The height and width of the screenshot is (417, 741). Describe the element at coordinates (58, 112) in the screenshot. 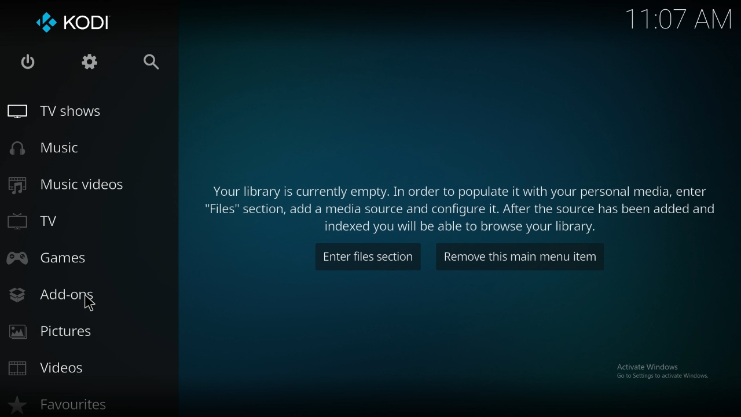

I see `tv shows` at that location.